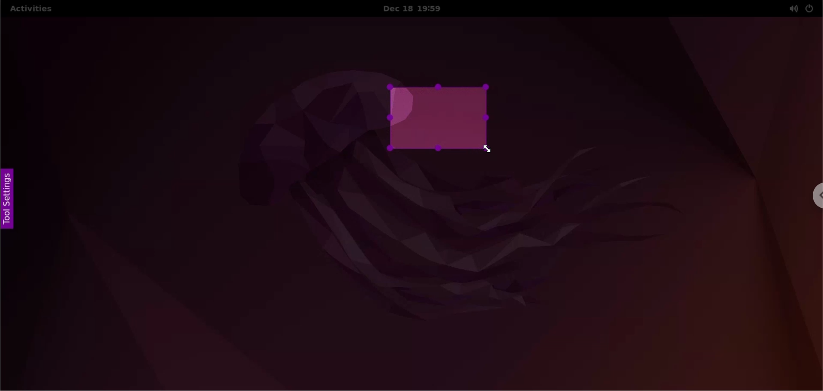  Describe the element at coordinates (816, 198) in the screenshot. I see `chrome options` at that location.